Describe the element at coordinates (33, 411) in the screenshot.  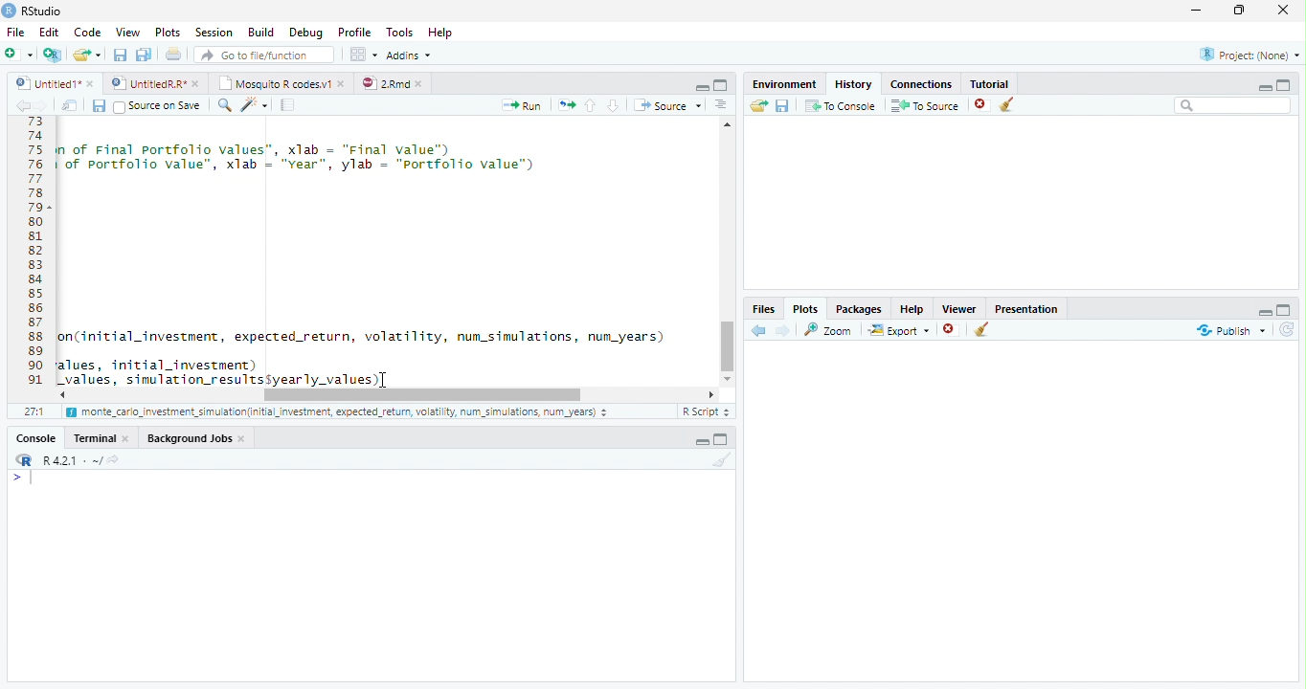
I see `1:1` at that location.